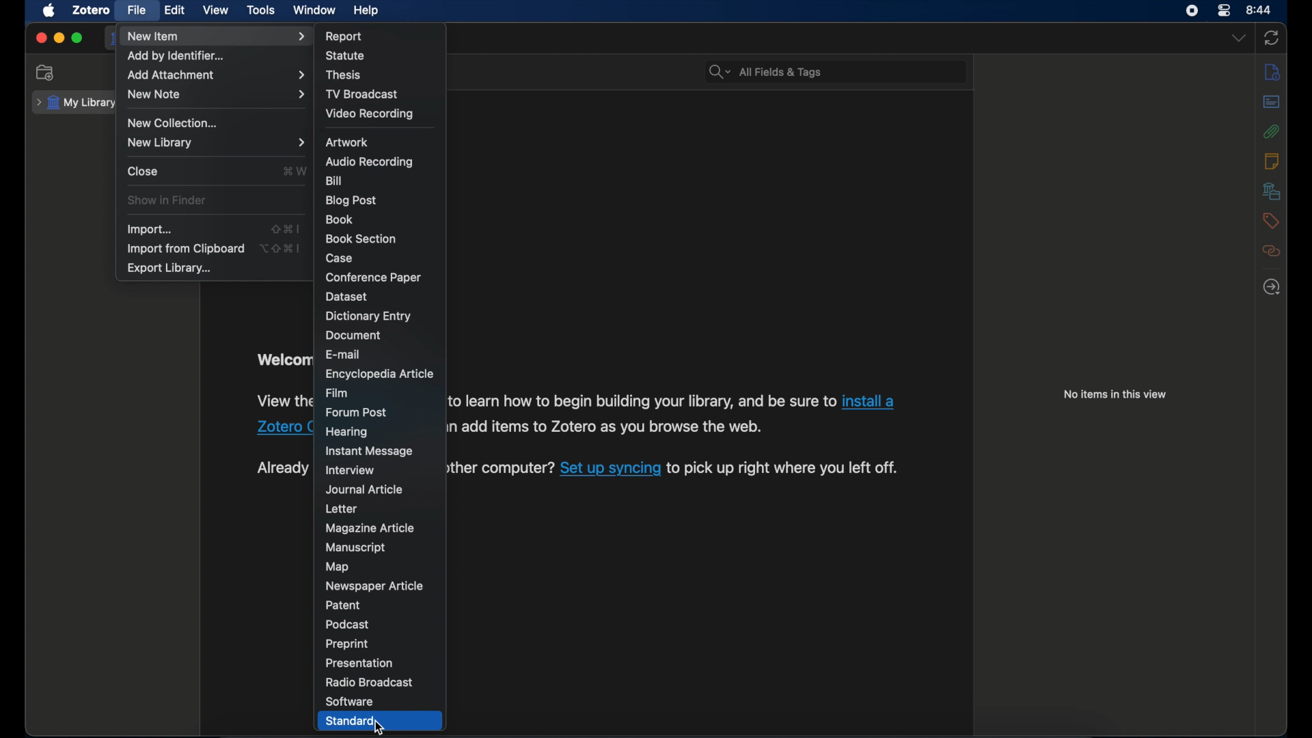 This screenshot has width=1312, height=738. What do you see at coordinates (1270, 288) in the screenshot?
I see `locate` at bounding box center [1270, 288].